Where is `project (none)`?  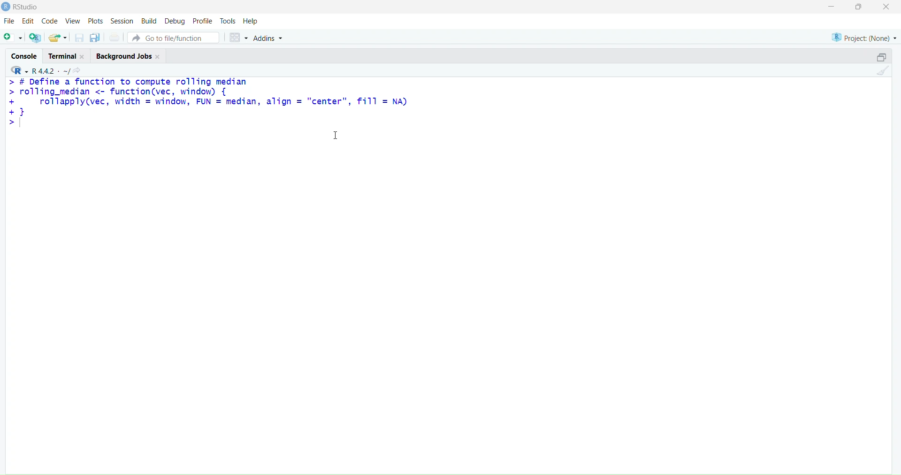
project (none) is located at coordinates (864, 38).